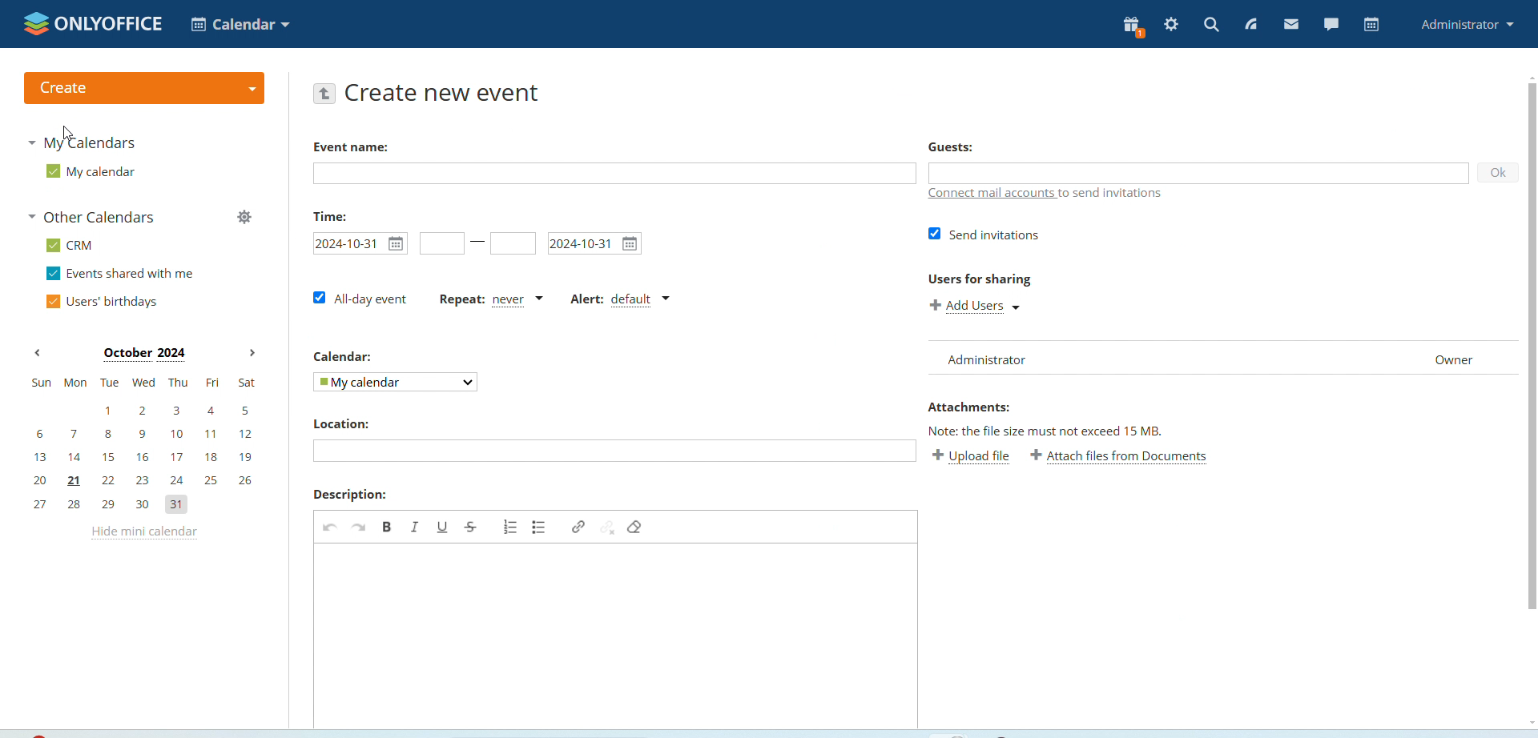  I want to click on calendar application, so click(239, 23).